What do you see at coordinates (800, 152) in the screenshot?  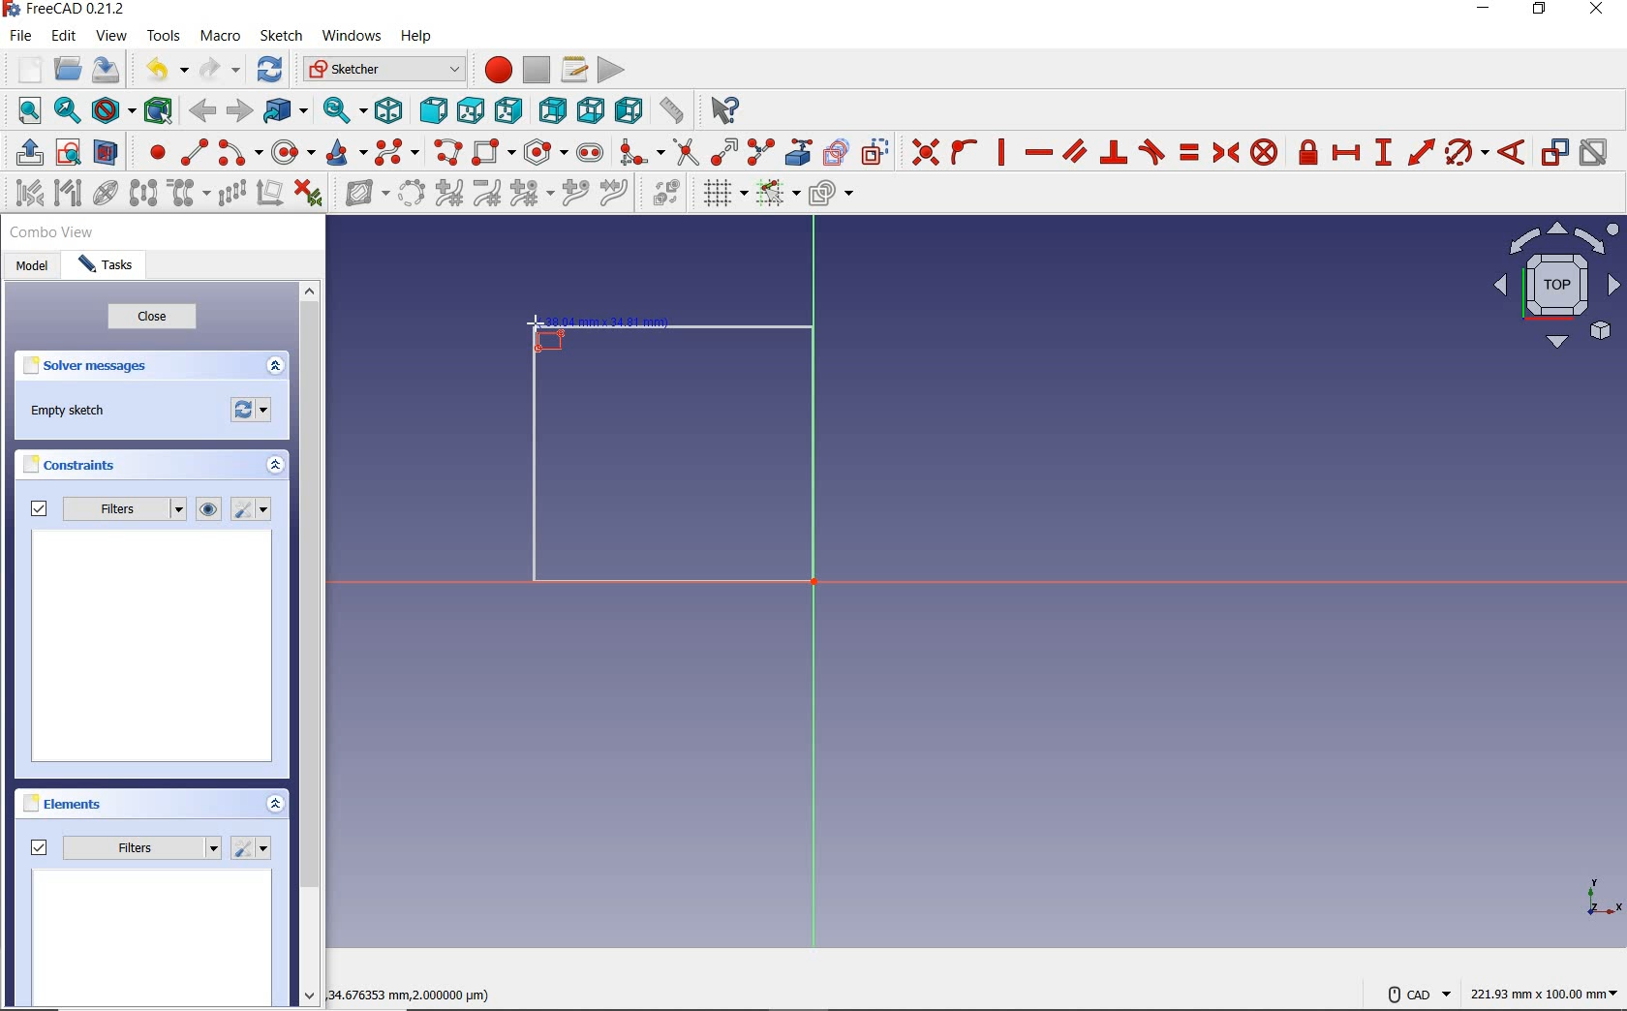 I see `create external geometry` at bounding box center [800, 152].